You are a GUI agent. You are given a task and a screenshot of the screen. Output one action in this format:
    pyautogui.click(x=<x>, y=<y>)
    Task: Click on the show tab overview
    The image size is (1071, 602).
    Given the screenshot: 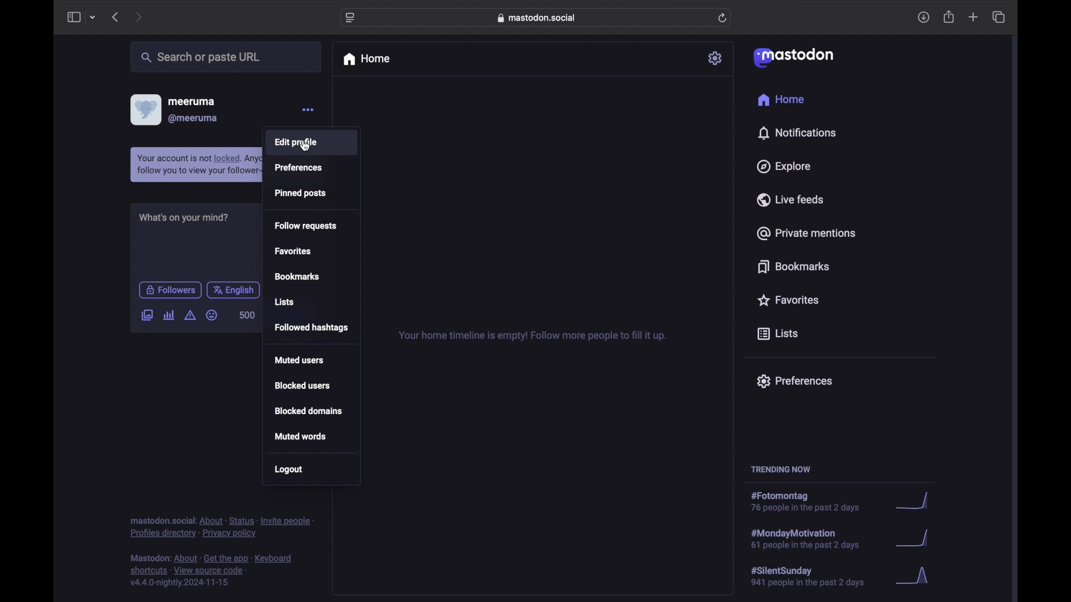 What is the action you would take?
    pyautogui.click(x=998, y=17)
    